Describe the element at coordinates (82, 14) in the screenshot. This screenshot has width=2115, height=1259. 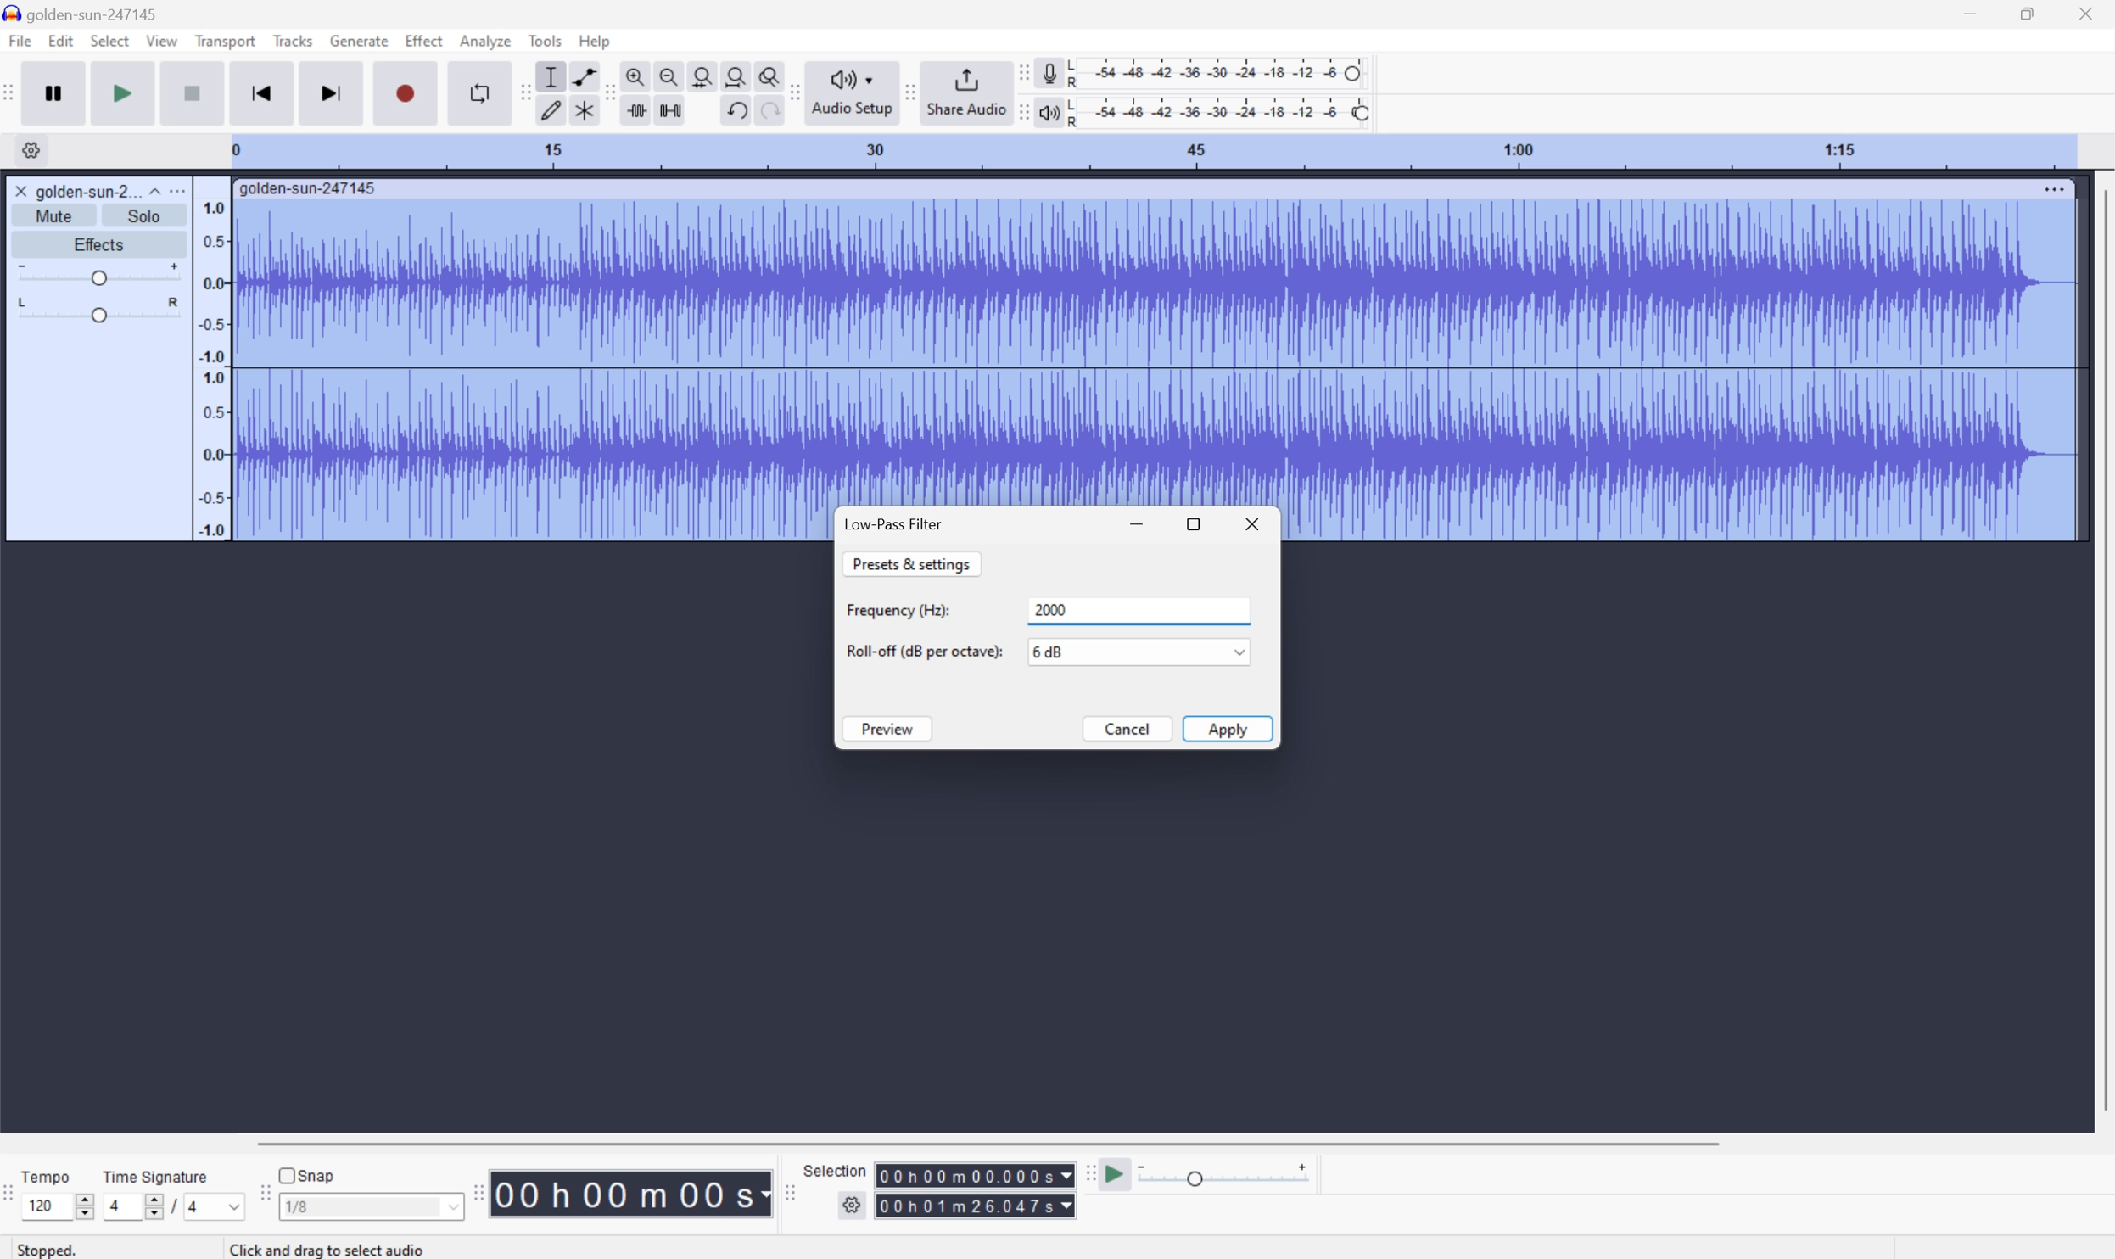
I see `goldensun-247145` at that location.